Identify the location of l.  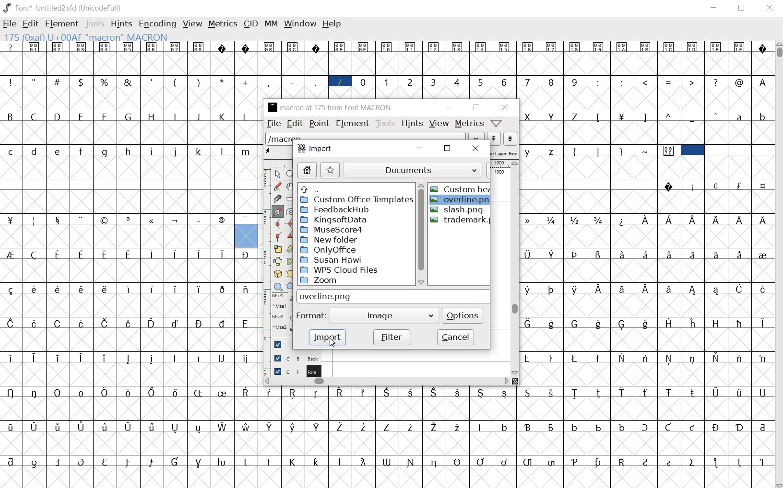
(224, 150).